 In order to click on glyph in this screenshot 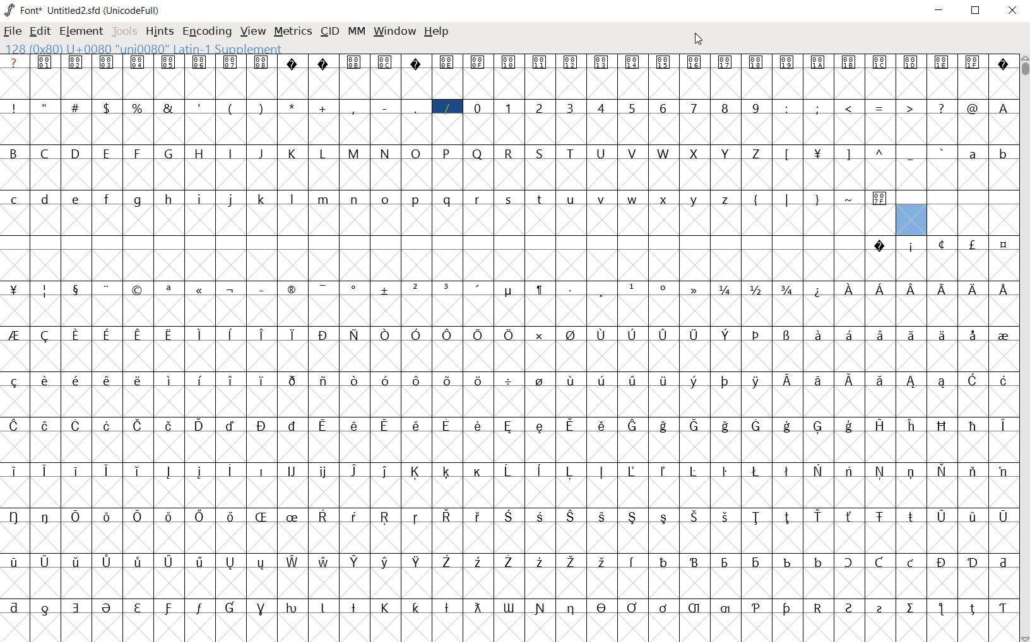, I will do `click(632, 335)`.